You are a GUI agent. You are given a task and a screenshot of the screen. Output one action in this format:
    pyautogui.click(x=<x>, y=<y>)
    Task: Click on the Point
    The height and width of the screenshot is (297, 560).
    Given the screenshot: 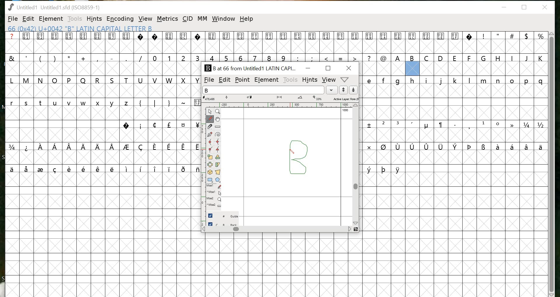 What is the action you would take?
    pyautogui.click(x=210, y=112)
    